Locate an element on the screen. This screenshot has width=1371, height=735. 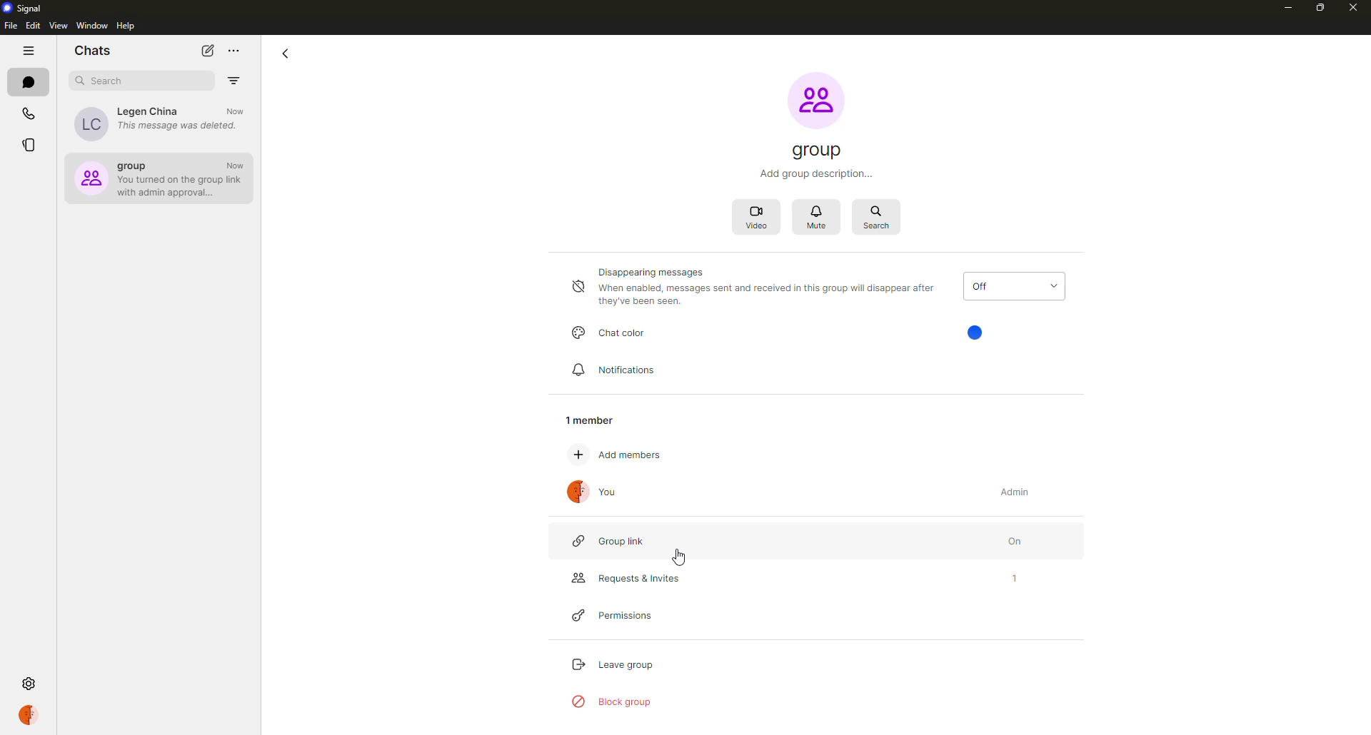
notifications is located at coordinates (621, 370).